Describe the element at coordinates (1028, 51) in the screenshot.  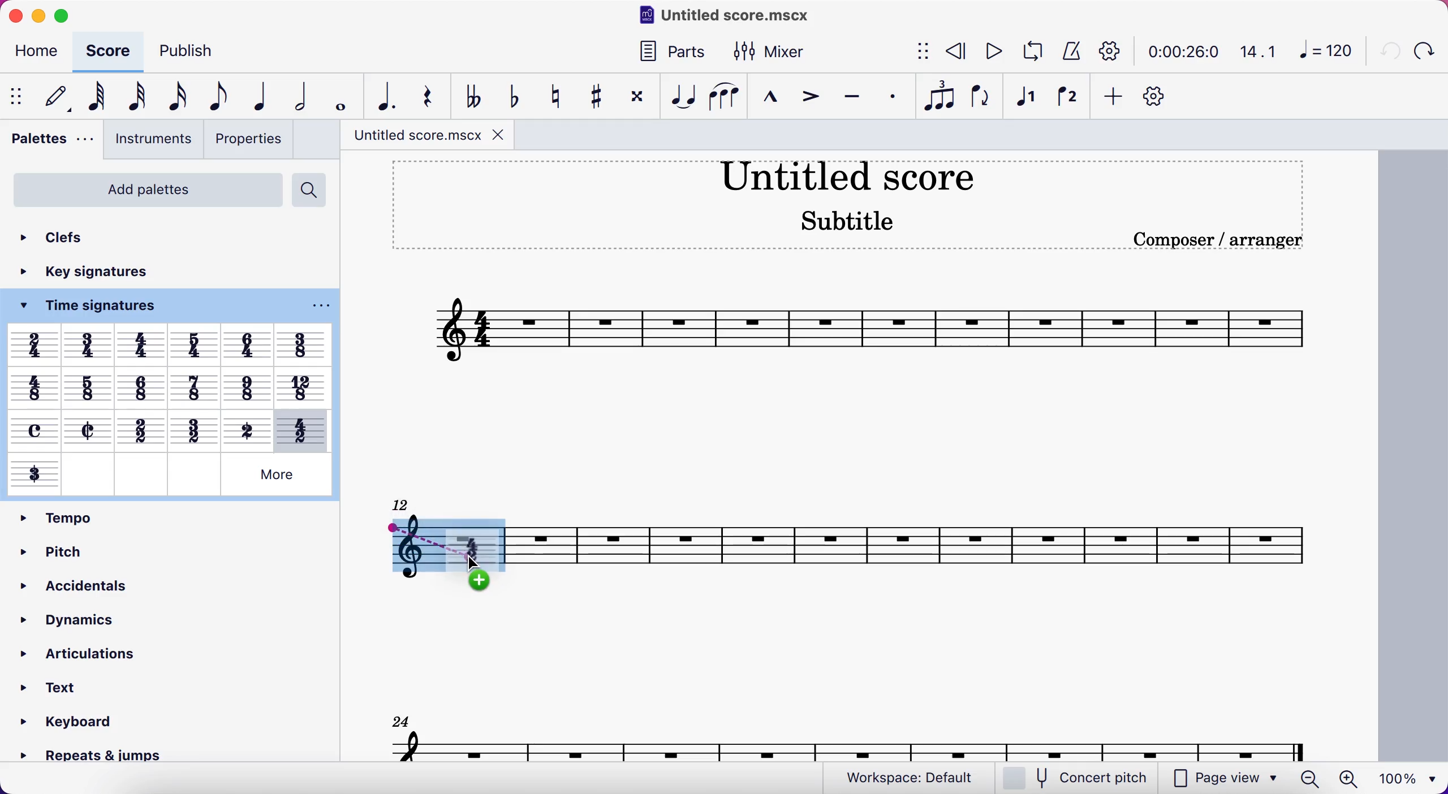
I see `loop playback` at that location.